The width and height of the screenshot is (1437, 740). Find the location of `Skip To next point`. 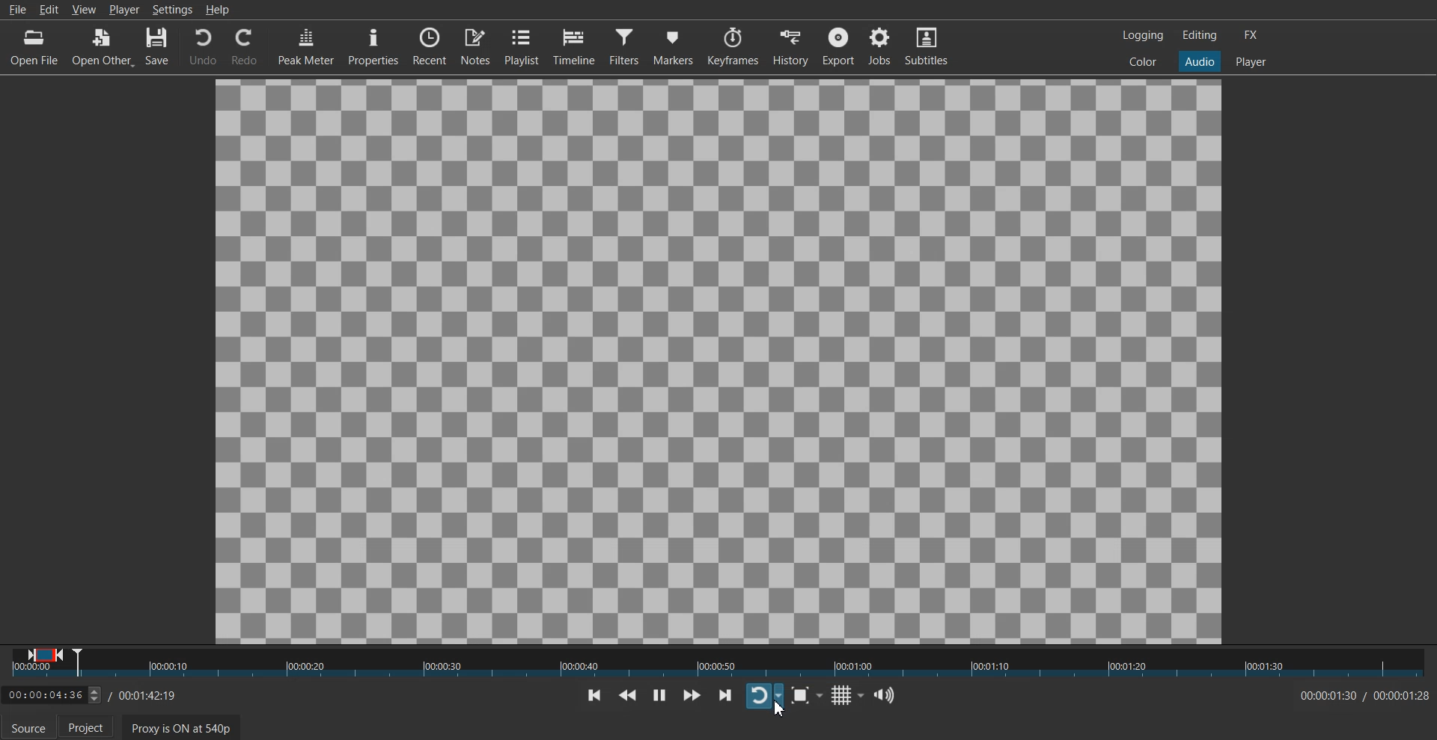

Skip To next point is located at coordinates (726, 694).